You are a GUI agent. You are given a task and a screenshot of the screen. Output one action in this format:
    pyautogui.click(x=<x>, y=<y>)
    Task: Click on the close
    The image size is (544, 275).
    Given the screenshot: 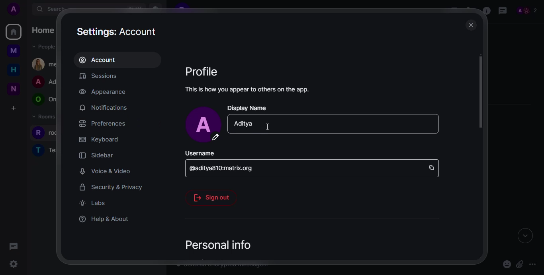 What is the action you would take?
    pyautogui.click(x=471, y=24)
    